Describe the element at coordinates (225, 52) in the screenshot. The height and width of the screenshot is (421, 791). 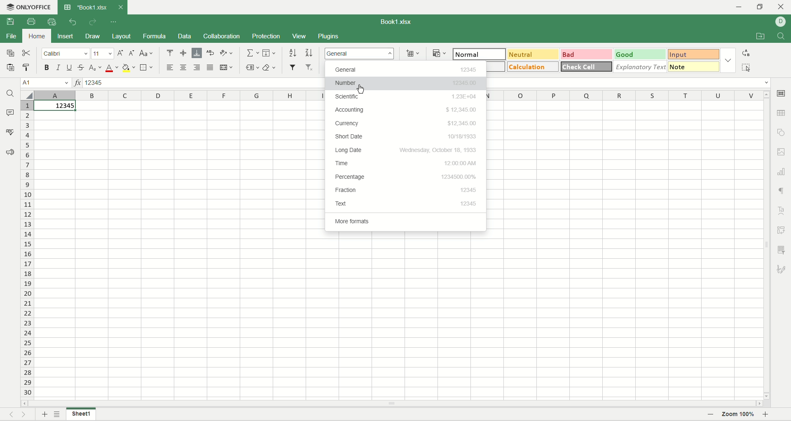
I see `orientation` at that location.